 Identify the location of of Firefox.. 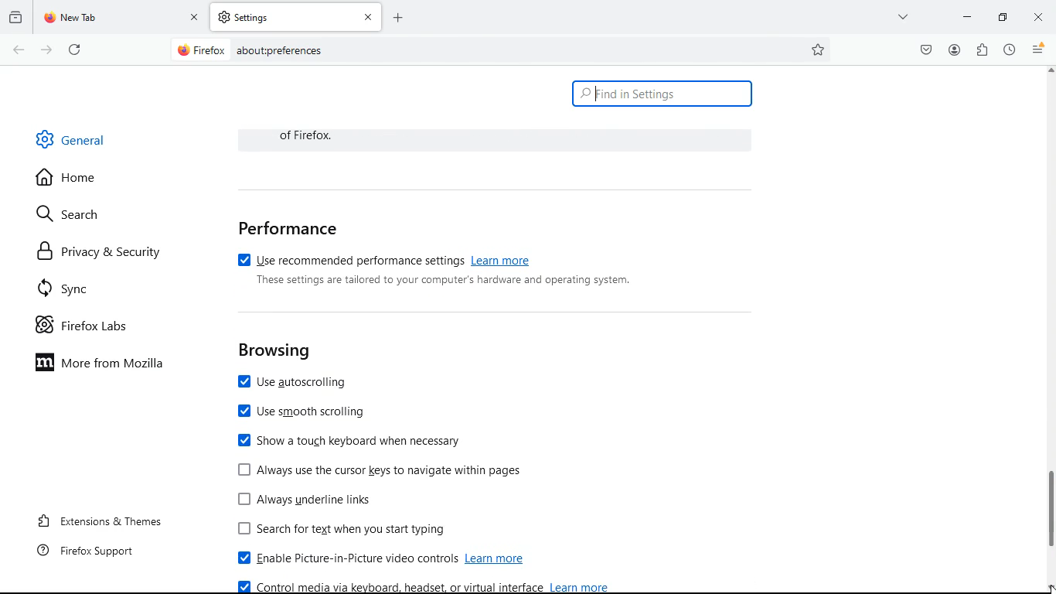
(315, 135).